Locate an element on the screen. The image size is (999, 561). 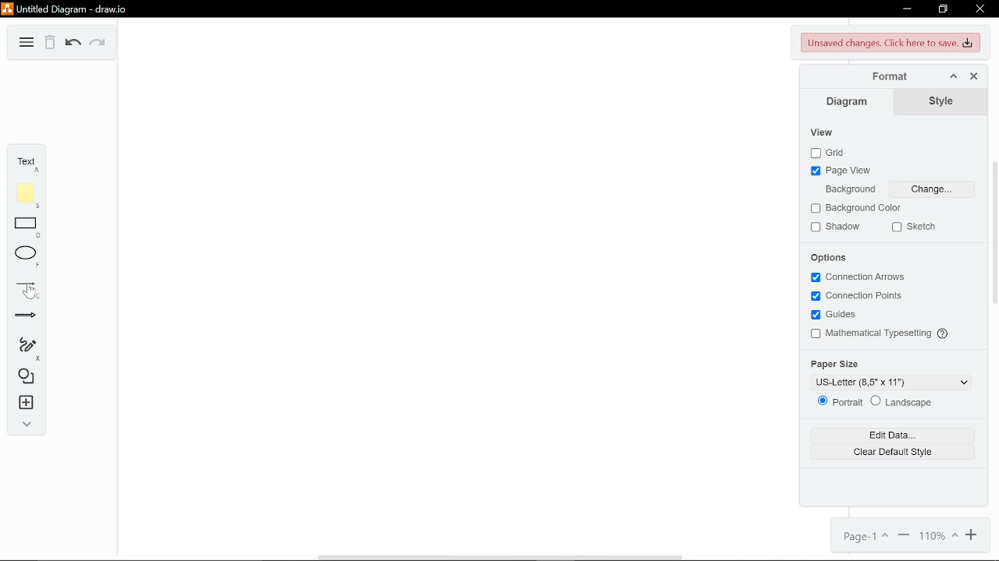
Current zoom is located at coordinates (940, 536).